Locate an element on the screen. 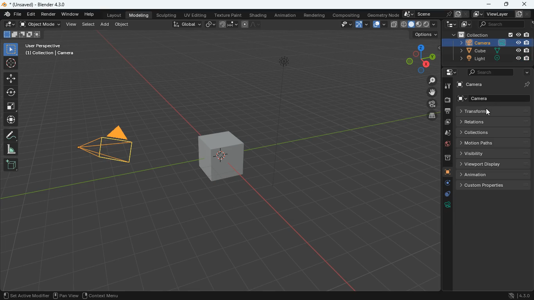  settings is located at coordinates (448, 72).